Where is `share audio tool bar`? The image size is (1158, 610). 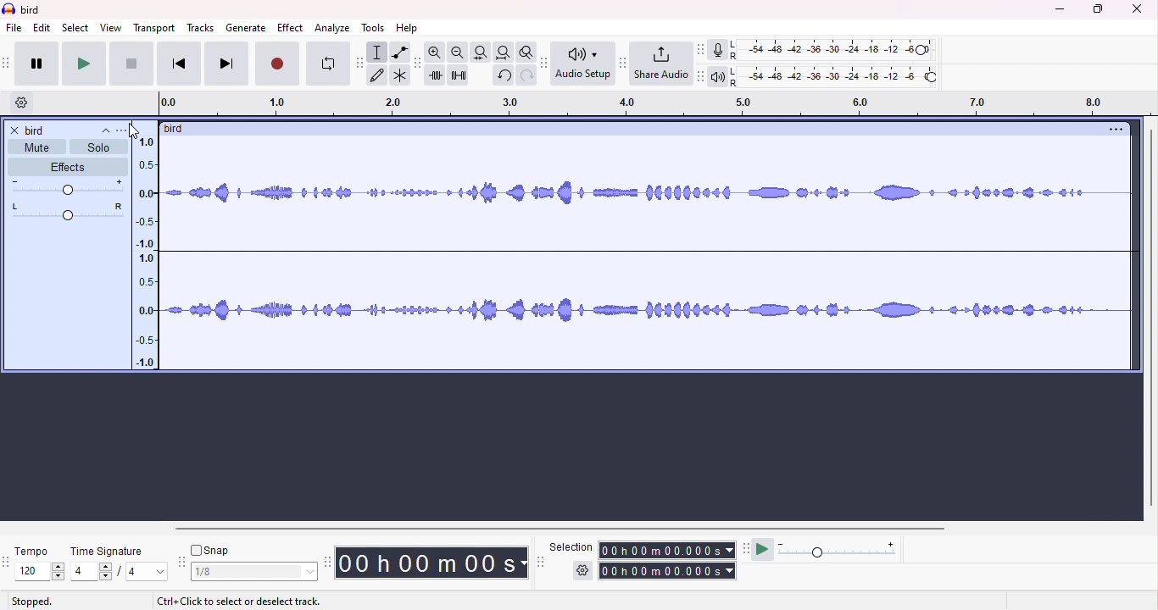
share audio tool bar is located at coordinates (621, 63).